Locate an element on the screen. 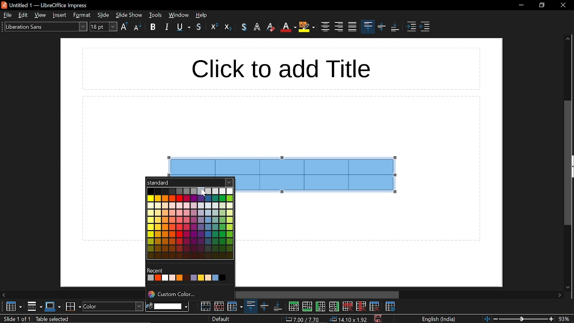 The image size is (574, 323). style is located at coordinates (82, 15).